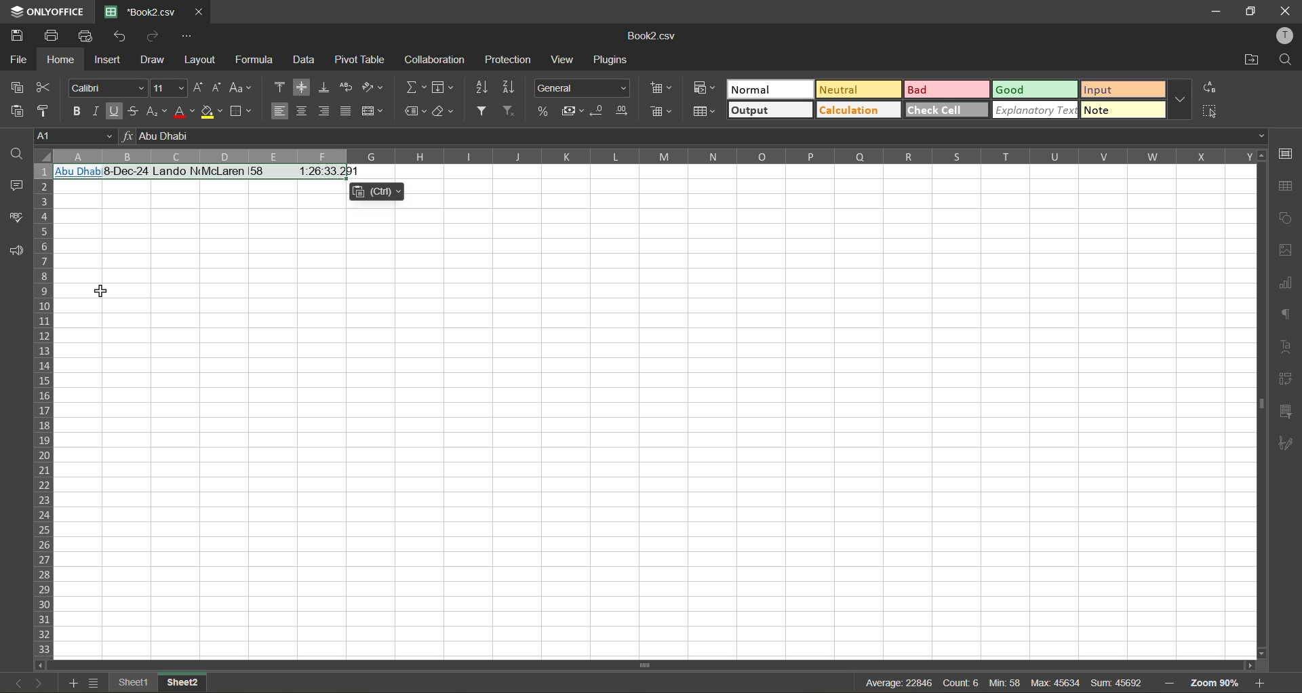 The height and width of the screenshot is (693, 1302). Describe the element at coordinates (280, 89) in the screenshot. I see `align top` at that location.